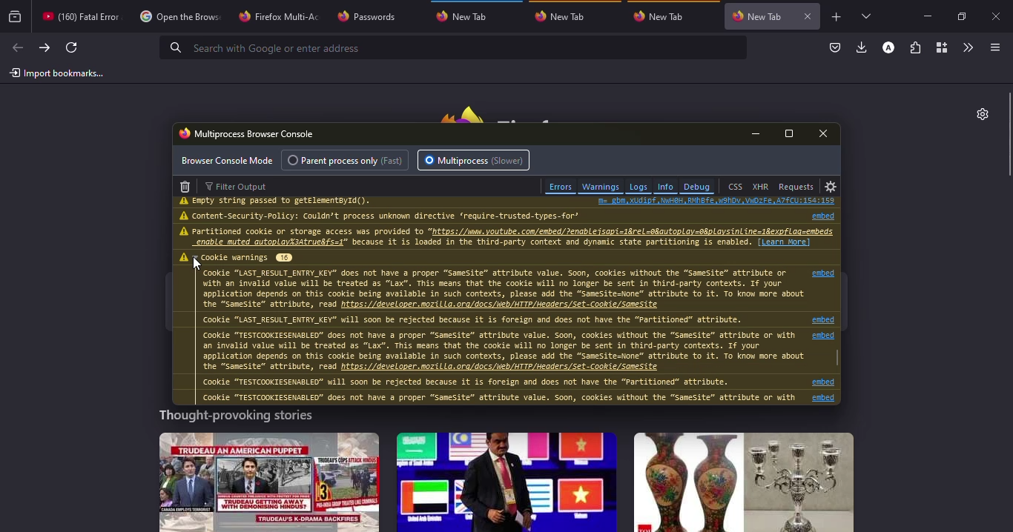 This screenshot has height=532, width=1013. Describe the element at coordinates (197, 264) in the screenshot. I see `cursor` at that location.